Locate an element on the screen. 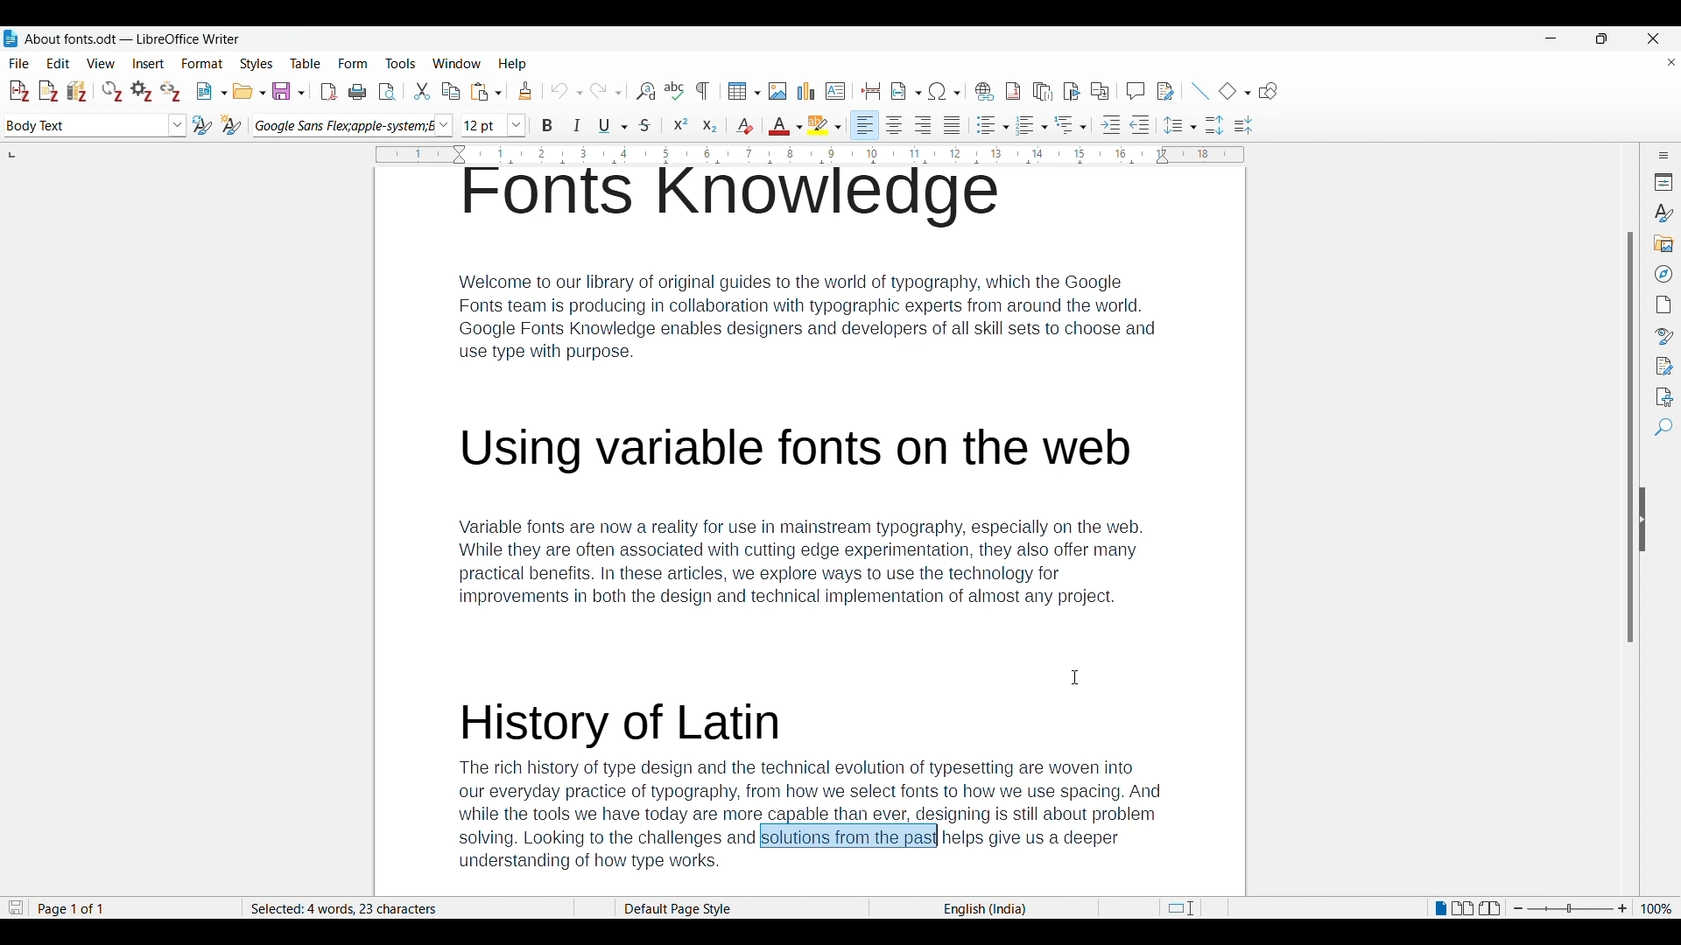 The width and height of the screenshot is (1681, 945). Align left, current selection, highlighted is located at coordinates (865, 125).